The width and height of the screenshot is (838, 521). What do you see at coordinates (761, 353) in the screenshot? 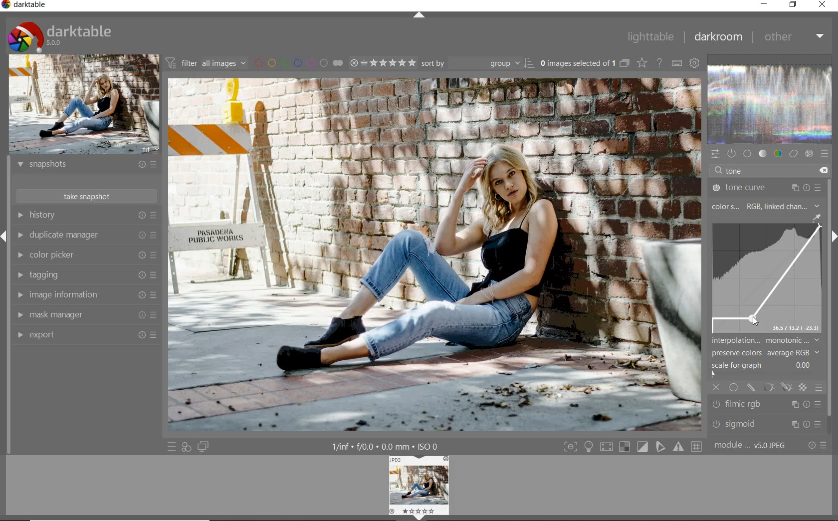
I see `preserve colors` at bounding box center [761, 353].